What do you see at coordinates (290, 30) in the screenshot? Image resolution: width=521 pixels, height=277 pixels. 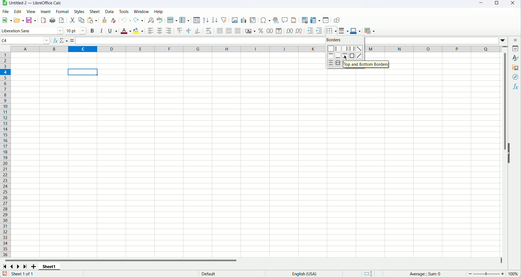 I see `Add decimal` at bounding box center [290, 30].